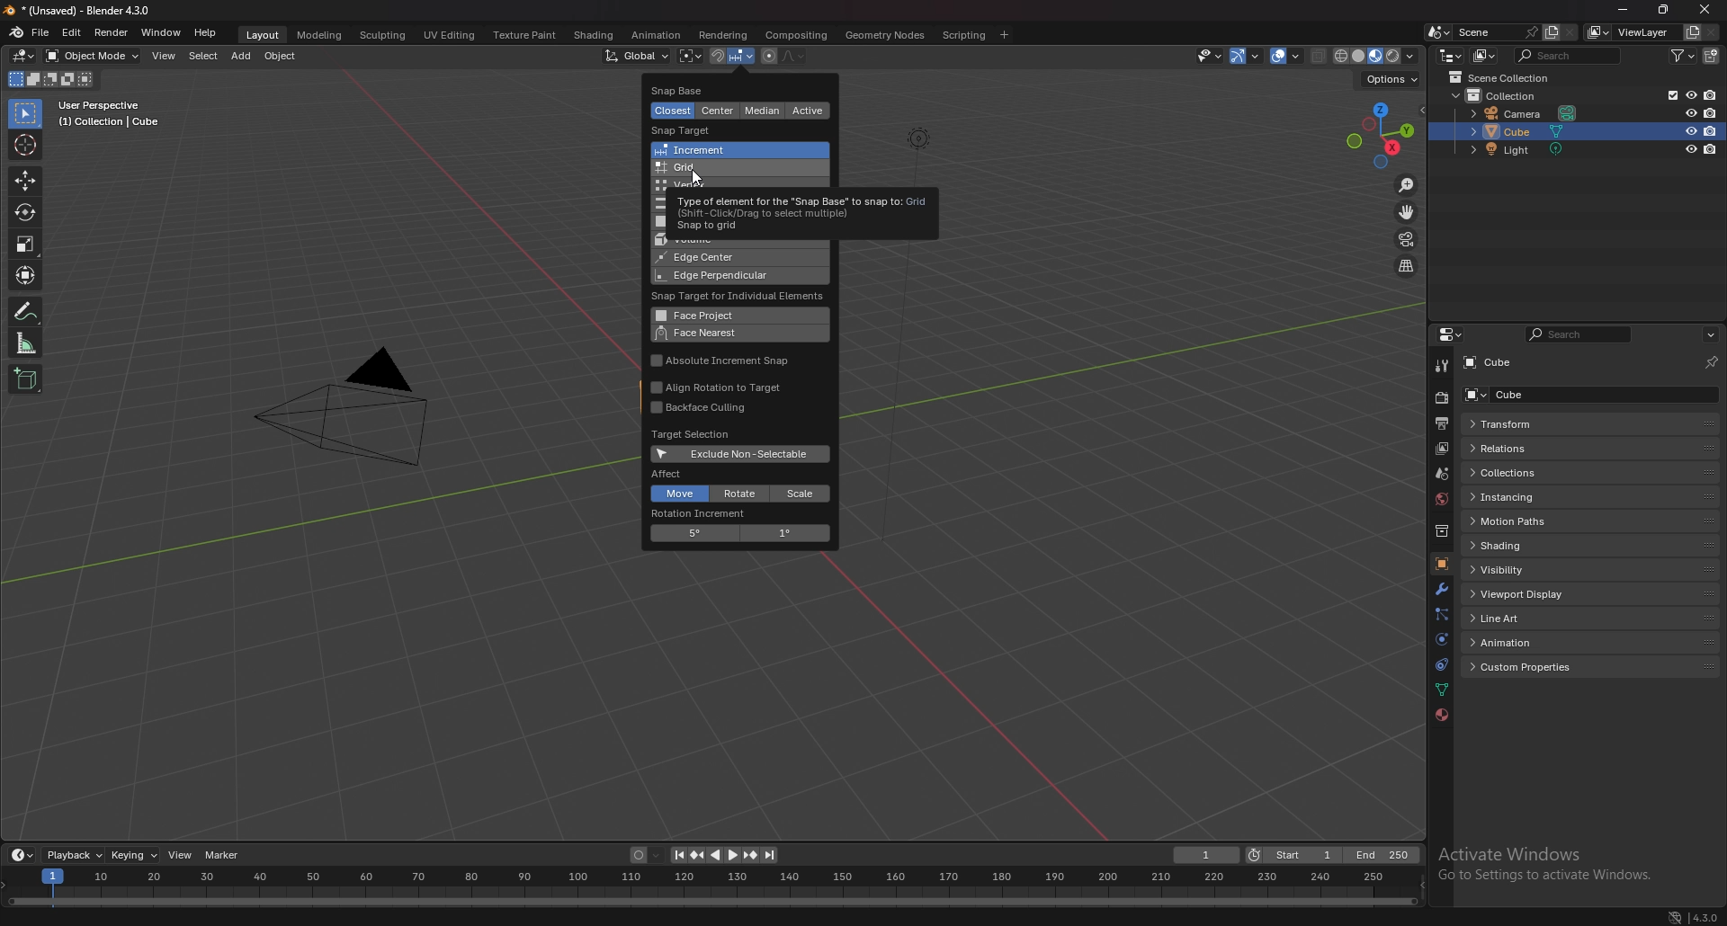 Image resolution: width=1727 pixels, height=926 pixels. I want to click on editor type, so click(22, 854).